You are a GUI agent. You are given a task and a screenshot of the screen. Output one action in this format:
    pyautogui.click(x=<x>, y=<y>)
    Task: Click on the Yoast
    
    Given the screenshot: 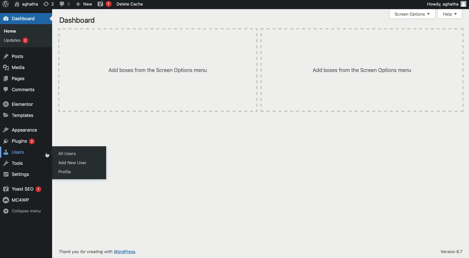 What is the action you would take?
    pyautogui.click(x=105, y=5)
    